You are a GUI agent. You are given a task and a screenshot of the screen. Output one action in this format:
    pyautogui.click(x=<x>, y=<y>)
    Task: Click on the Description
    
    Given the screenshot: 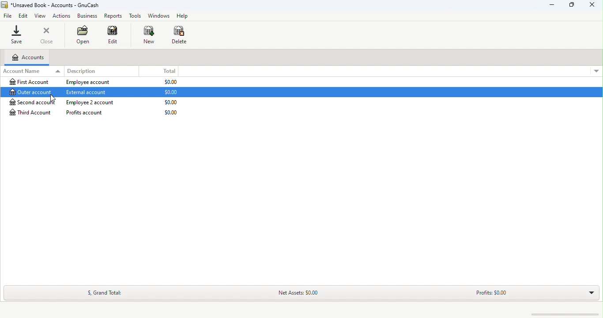 What is the action you would take?
    pyautogui.click(x=82, y=71)
    